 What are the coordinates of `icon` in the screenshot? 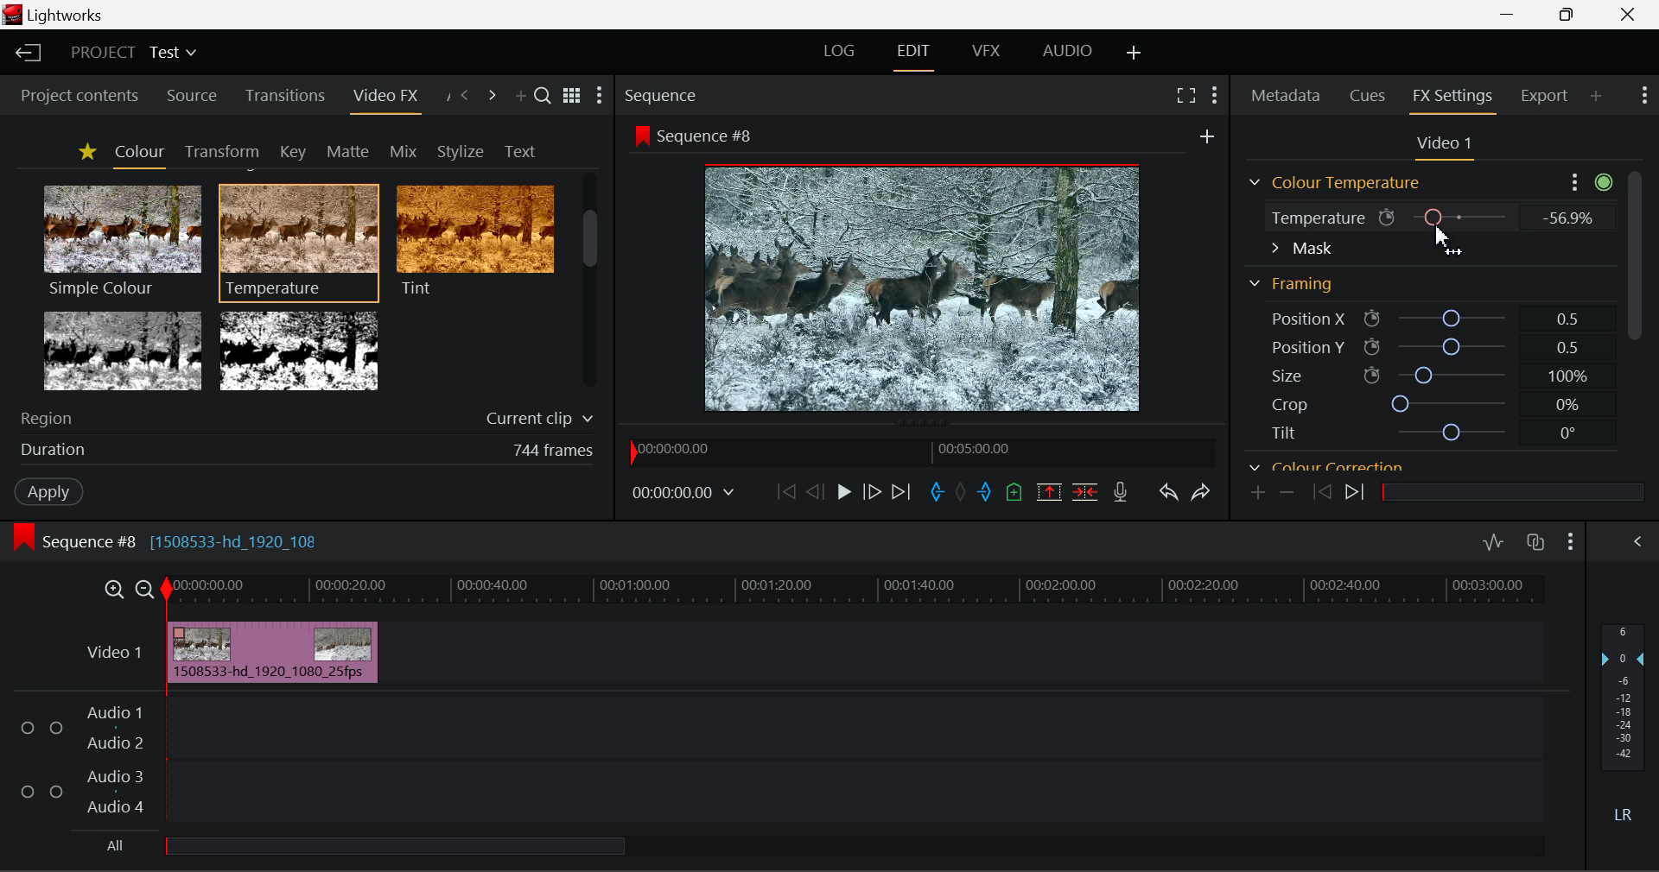 It's located at (24, 537).